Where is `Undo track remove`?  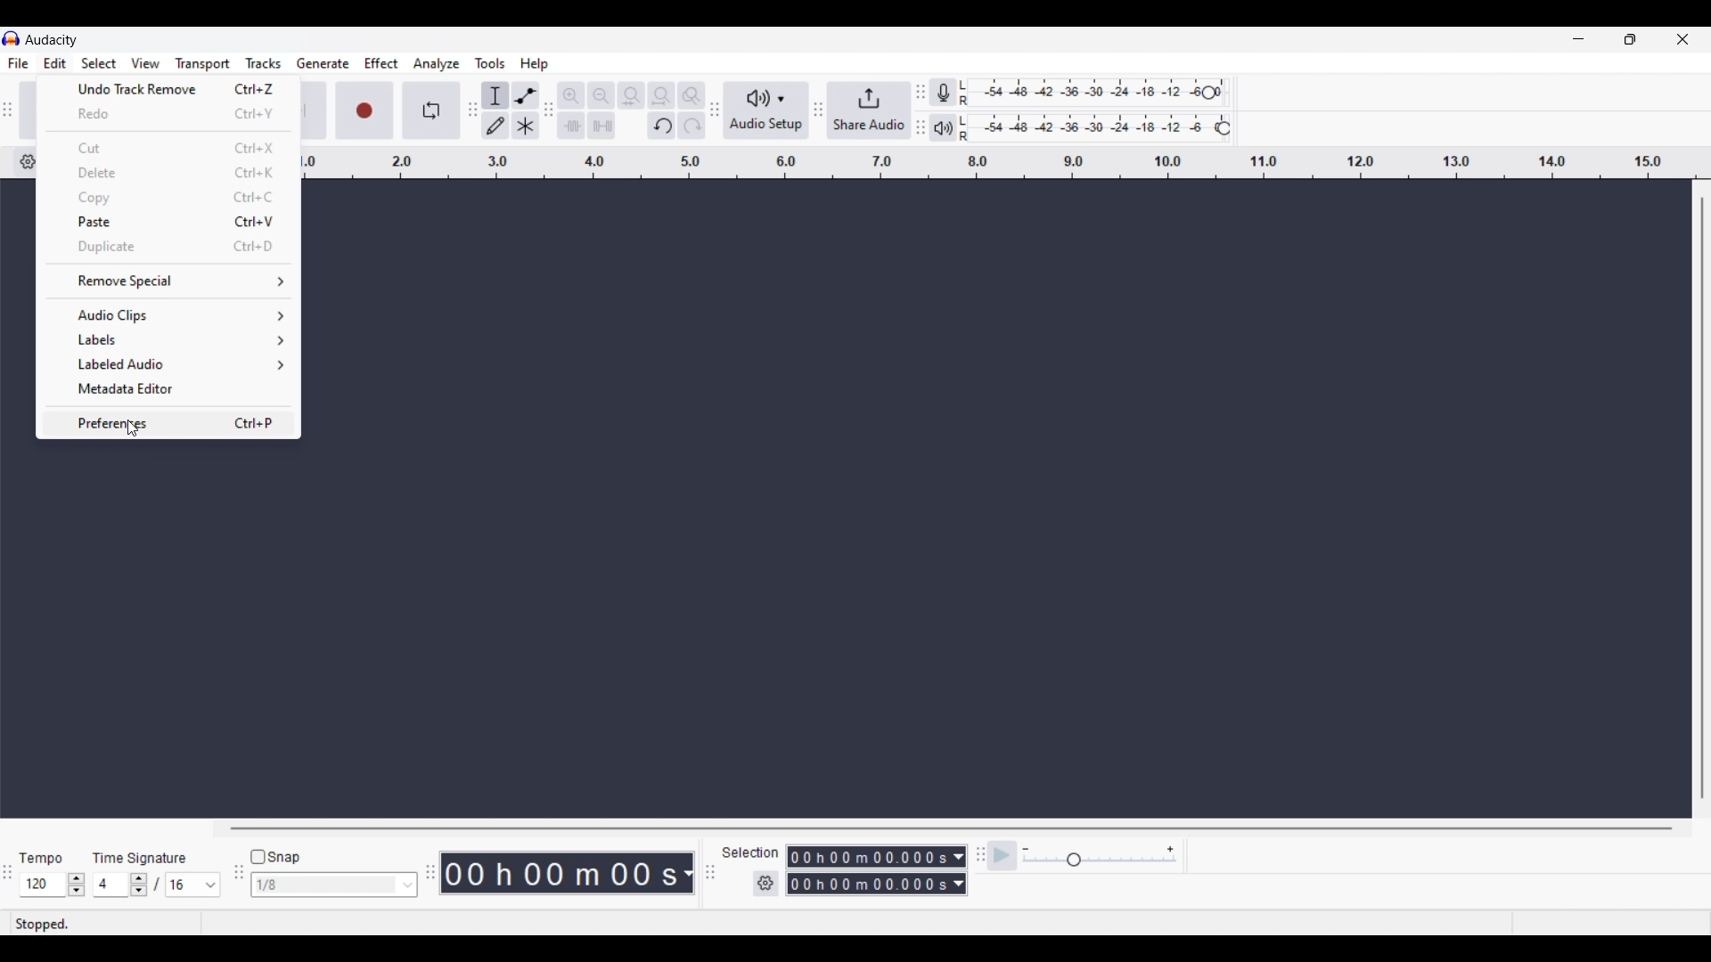
Undo track remove is located at coordinates (169, 89).